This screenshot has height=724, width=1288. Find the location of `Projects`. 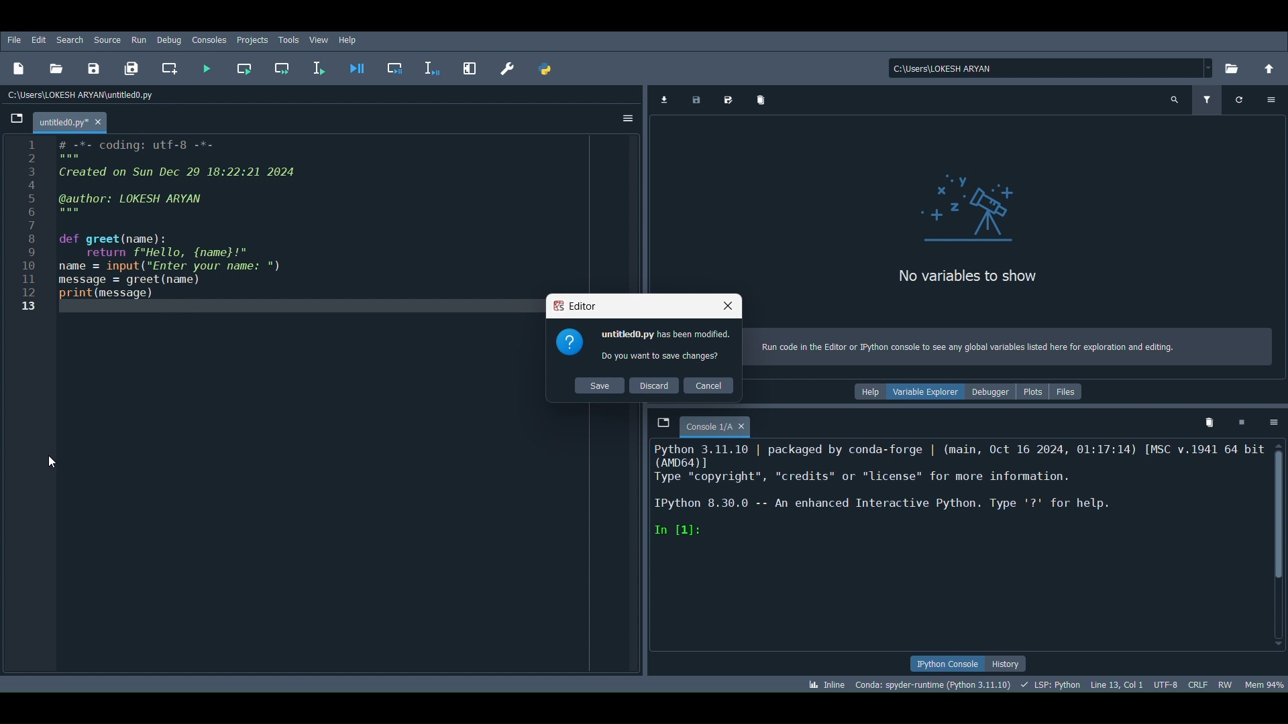

Projects is located at coordinates (251, 40).